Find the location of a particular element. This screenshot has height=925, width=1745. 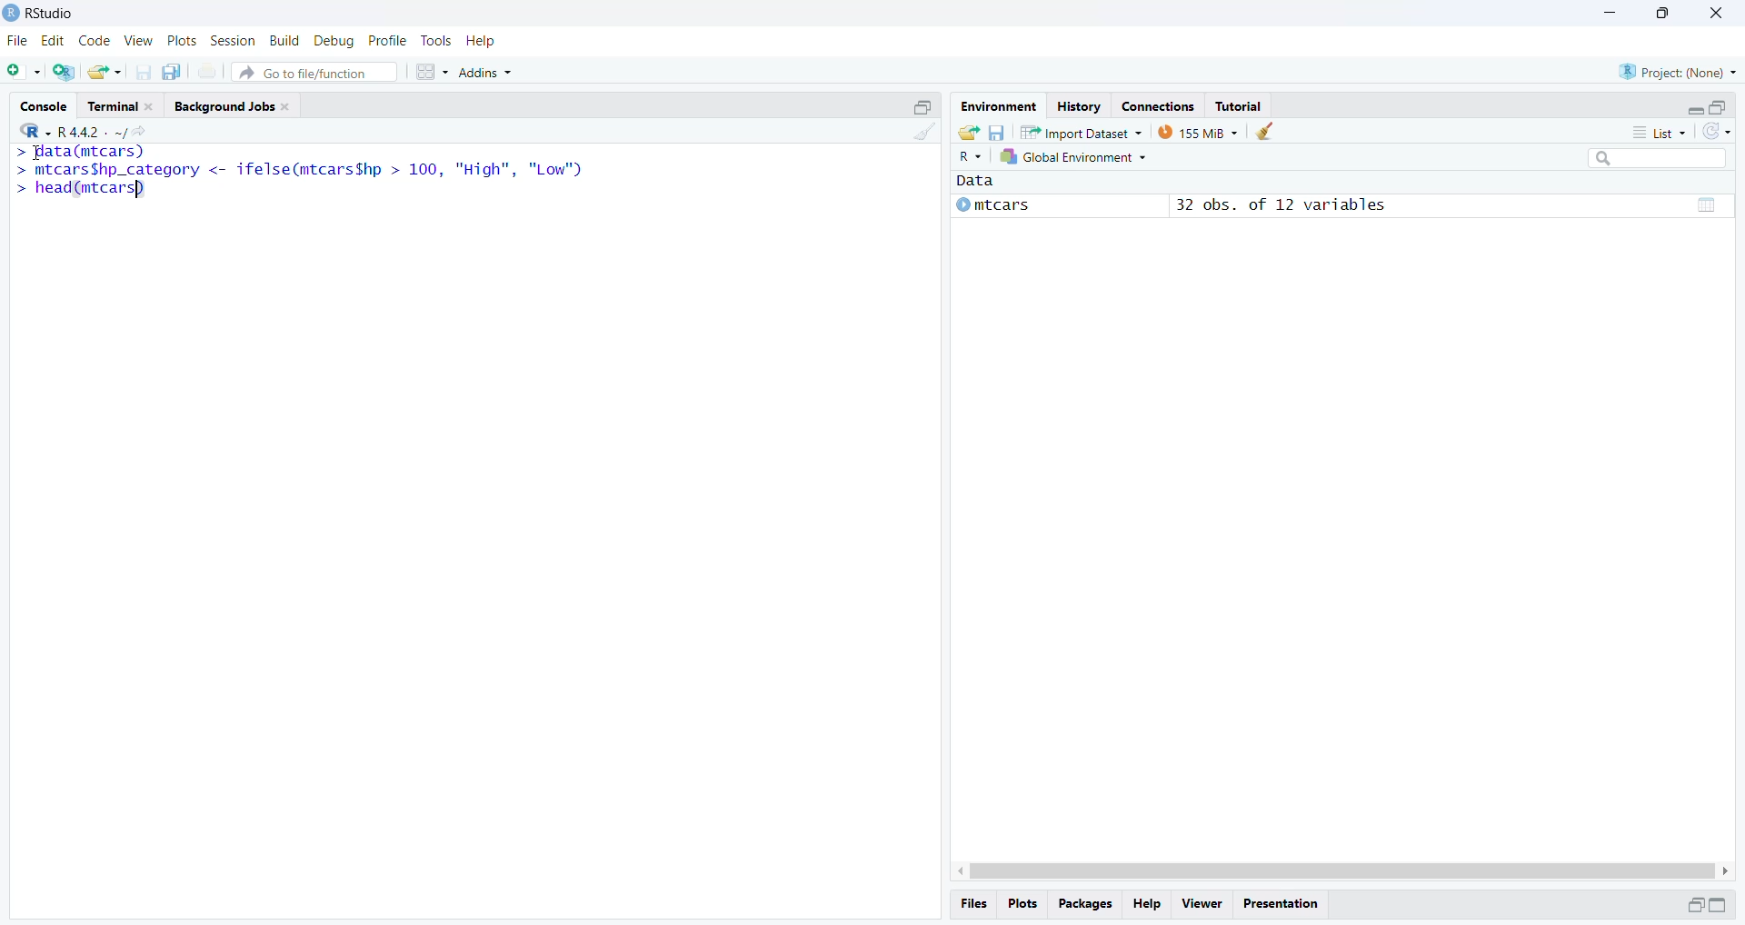

Plots is located at coordinates (1026, 905).